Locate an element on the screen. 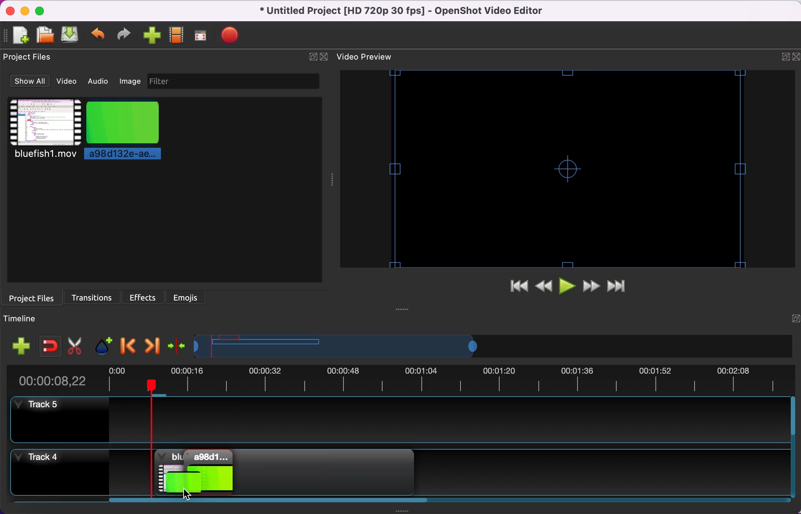 This screenshot has width=801, height=514. save file is located at coordinates (69, 35).